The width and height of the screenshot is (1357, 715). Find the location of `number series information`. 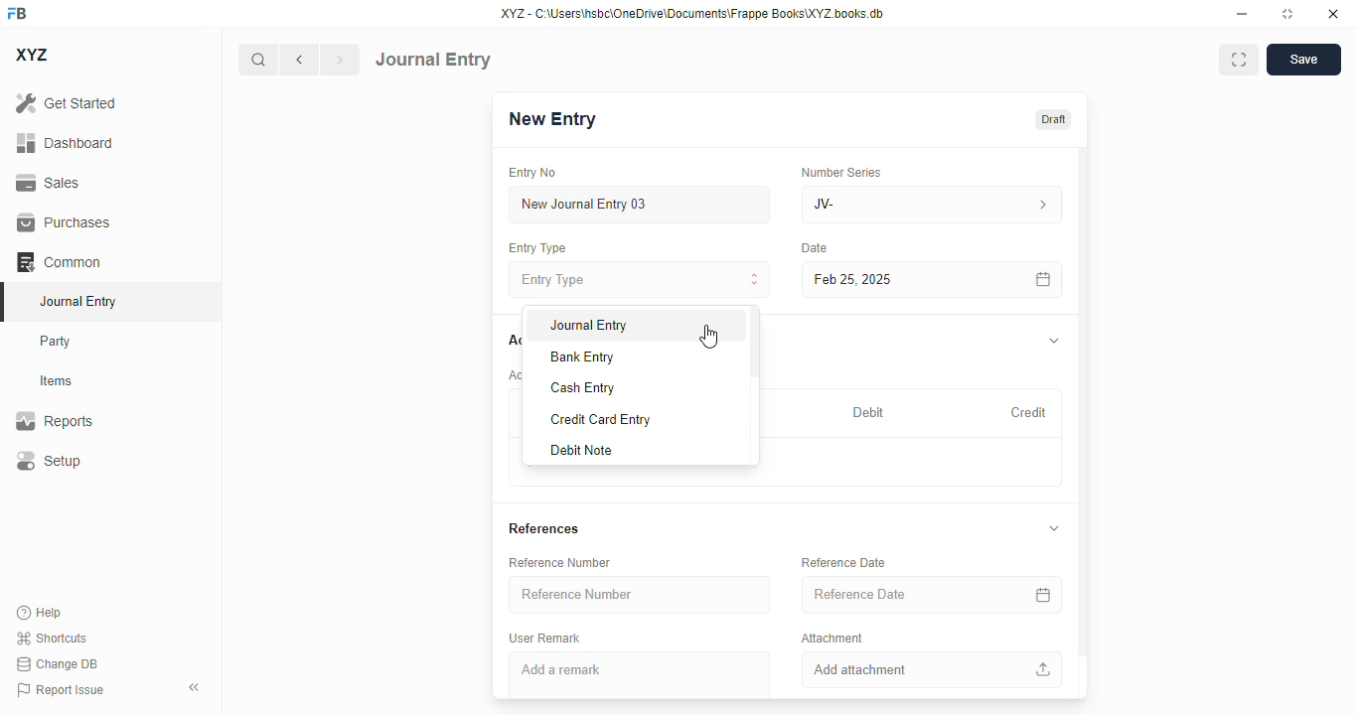

number series information is located at coordinates (1041, 206).